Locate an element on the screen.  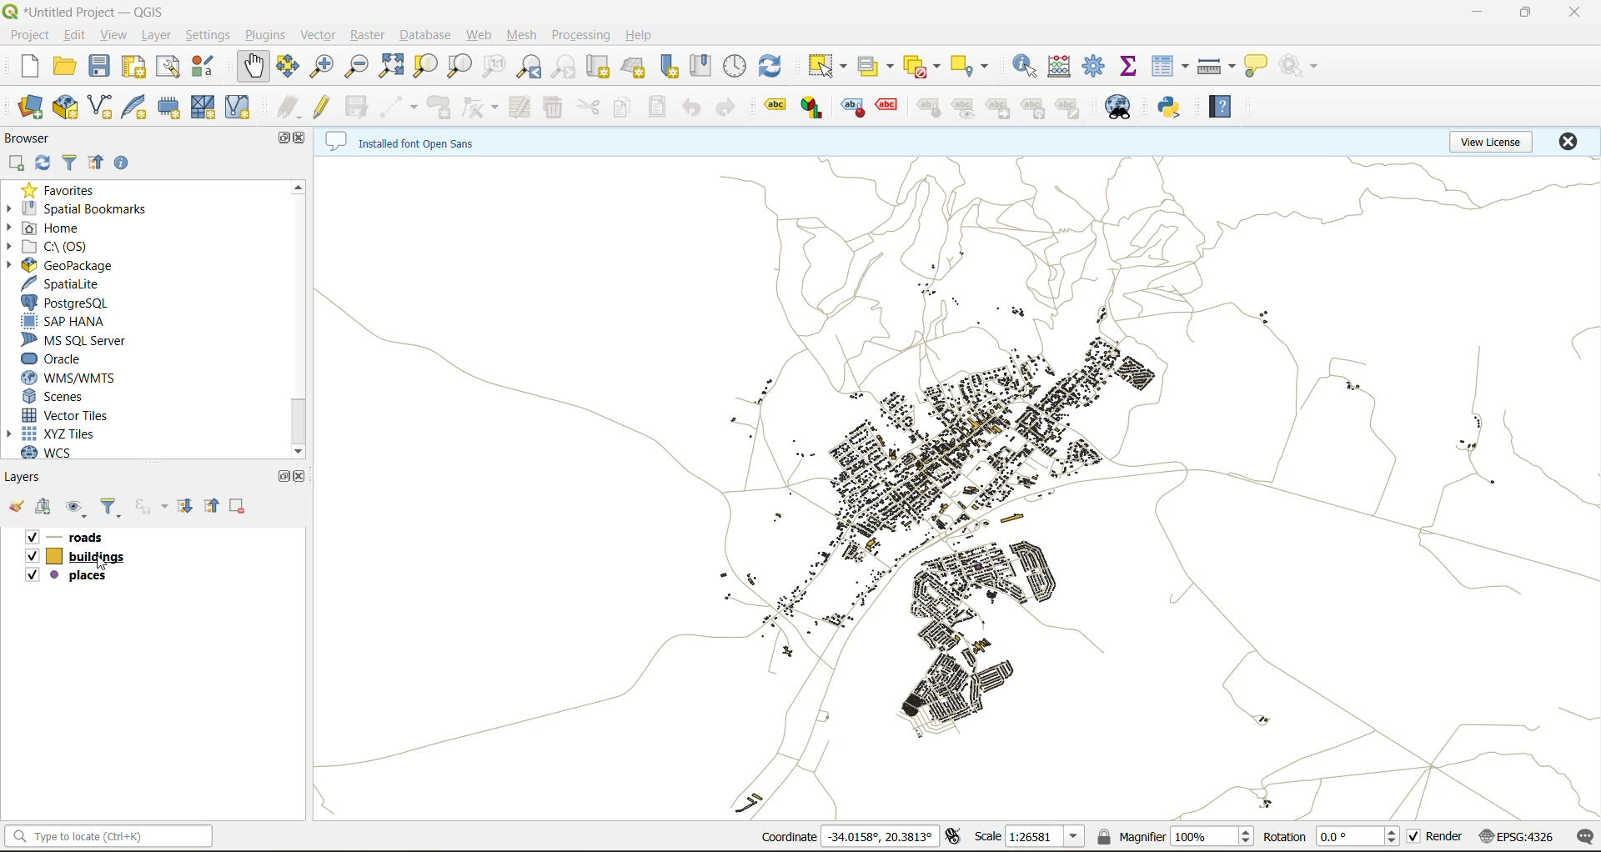
minimize is located at coordinates (1484, 13).